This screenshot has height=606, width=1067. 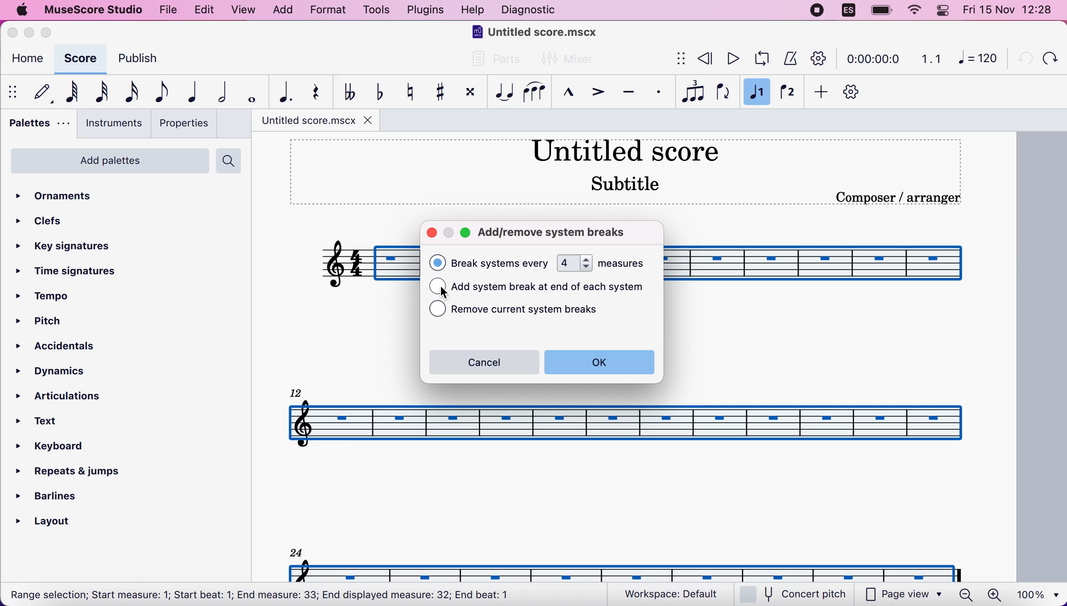 What do you see at coordinates (15, 33) in the screenshot?
I see `close` at bounding box center [15, 33].